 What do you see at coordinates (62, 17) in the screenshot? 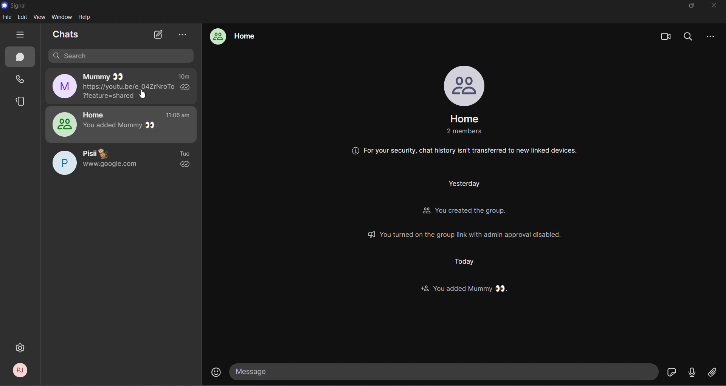
I see `window` at bounding box center [62, 17].